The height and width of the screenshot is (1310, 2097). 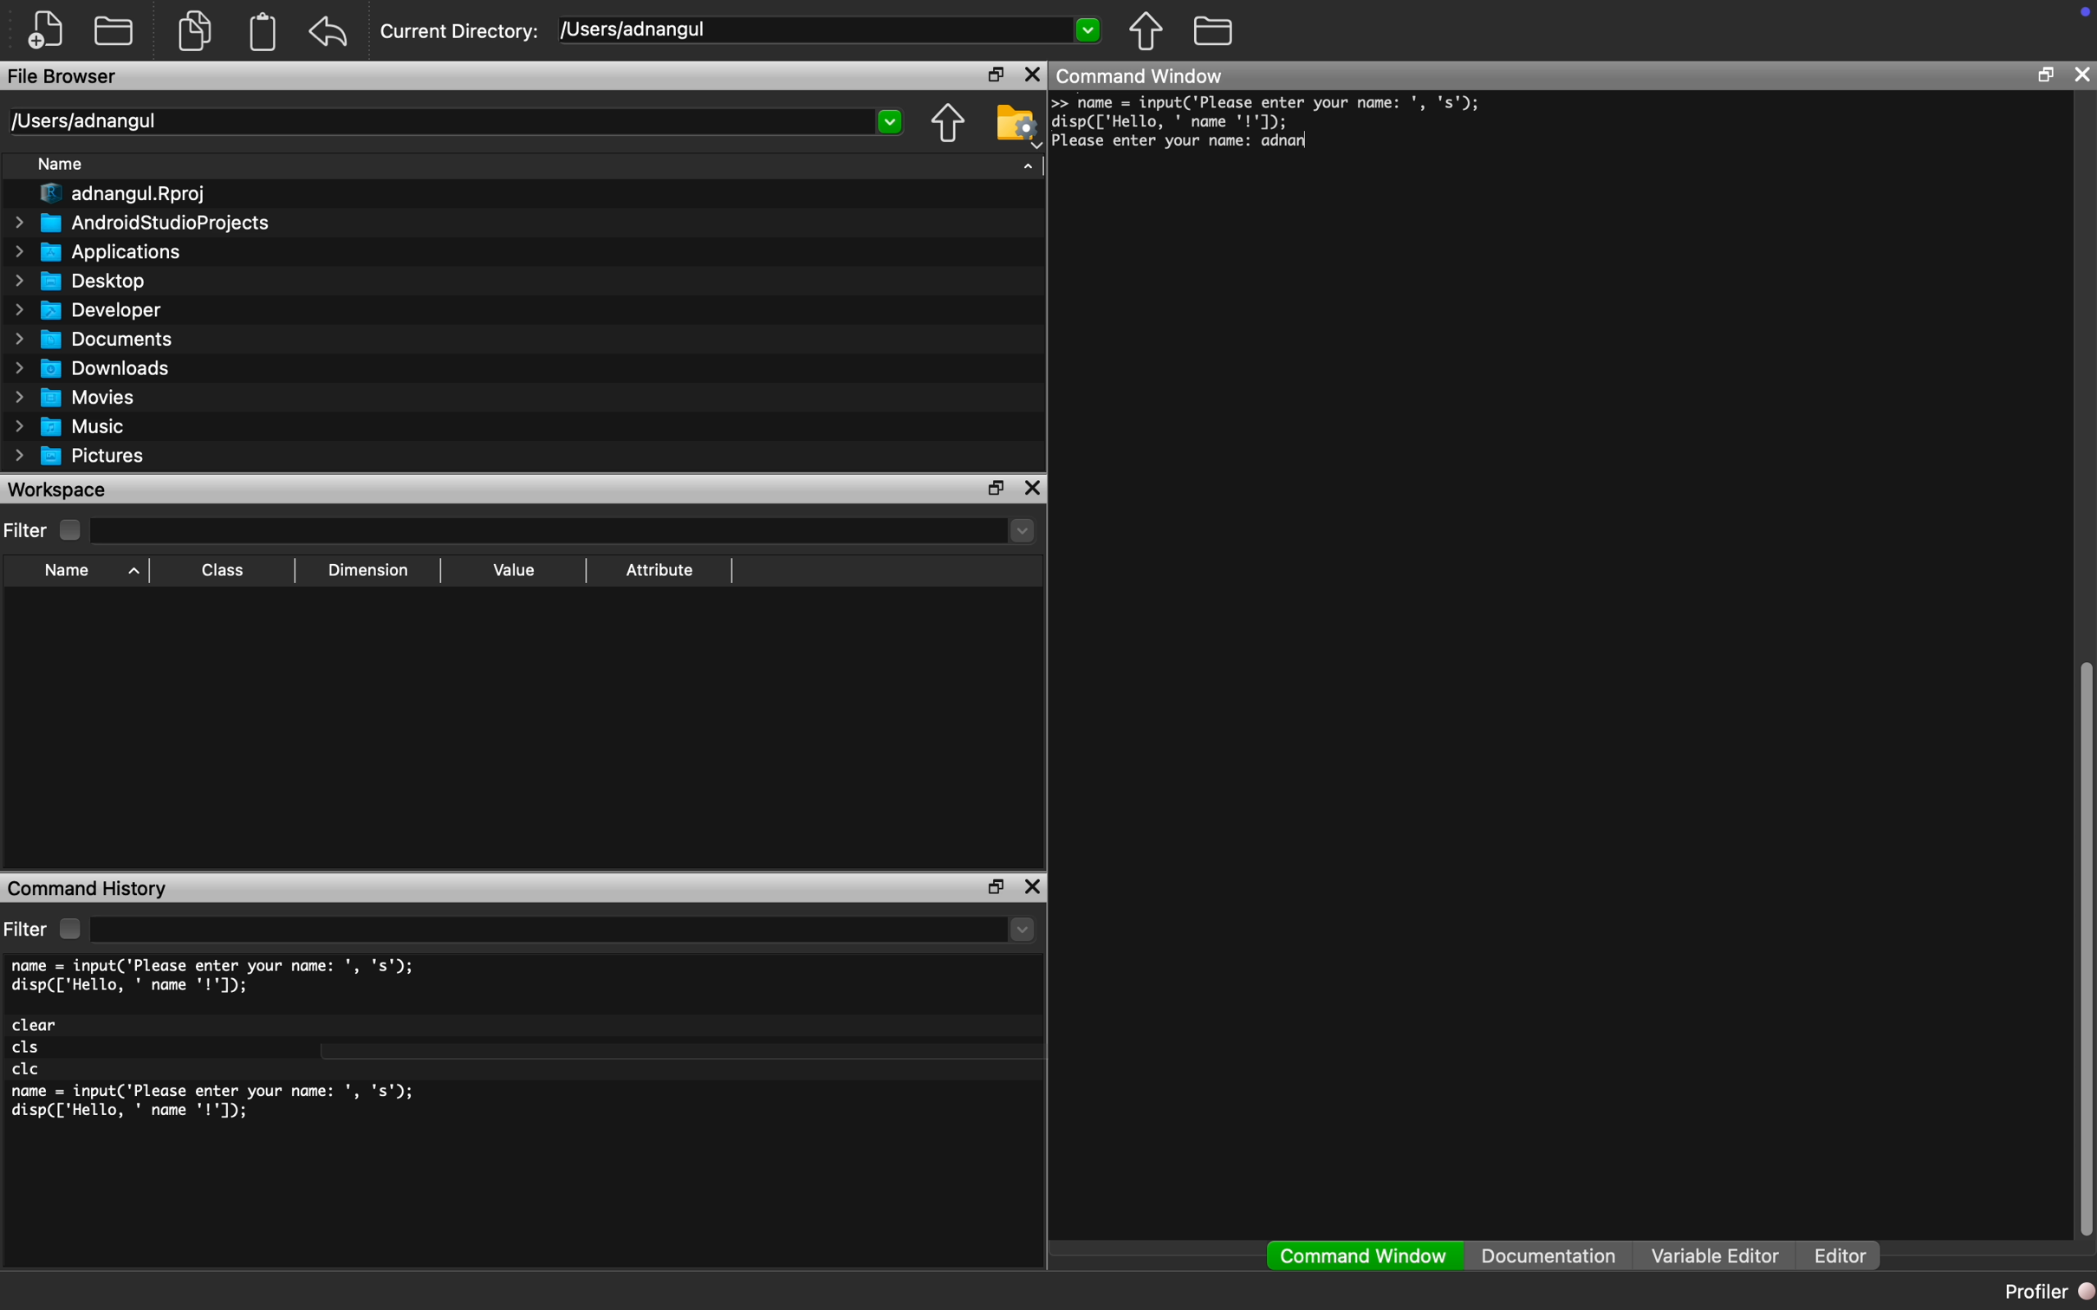 What do you see at coordinates (263, 32) in the screenshot?
I see `clipboard` at bounding box center [263, 32].